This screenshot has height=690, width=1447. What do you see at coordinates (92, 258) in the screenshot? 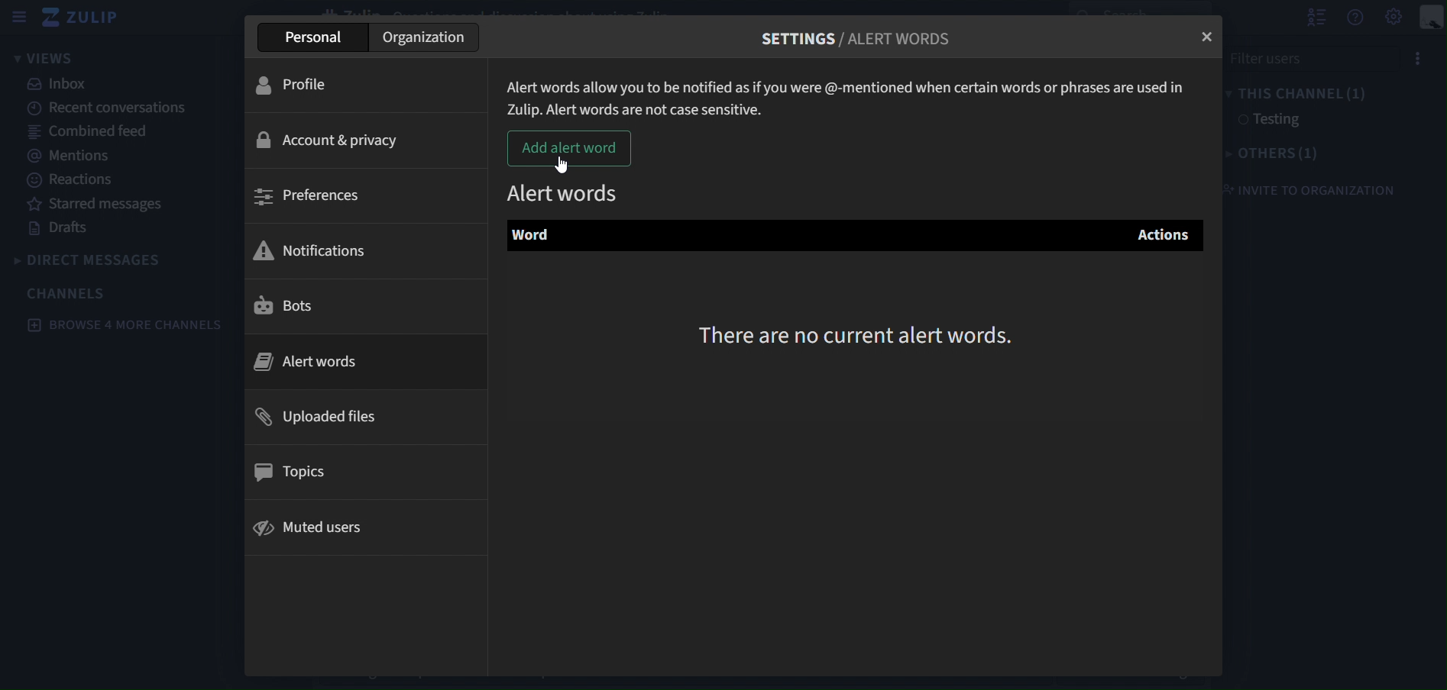
I see `direct messages` at bounding box center [92, 258].